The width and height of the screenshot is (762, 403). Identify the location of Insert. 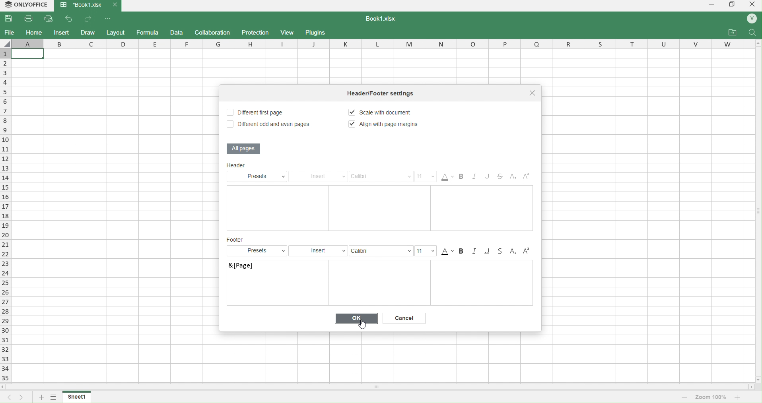
(321, 176).